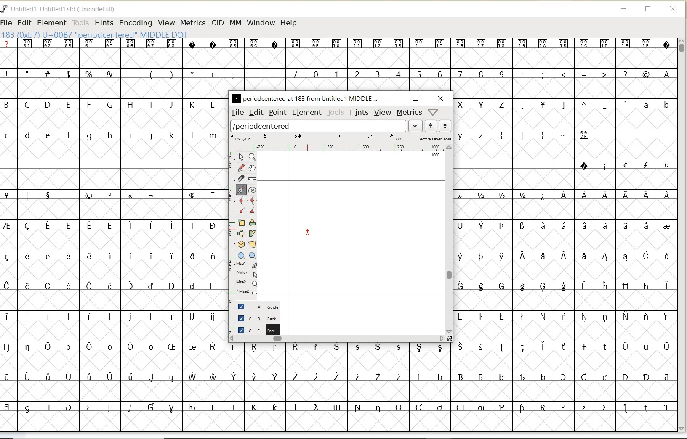 Image resolution: width=687 pixels, height=439 pixels. I want to click on glyph info, so click(96, 34).